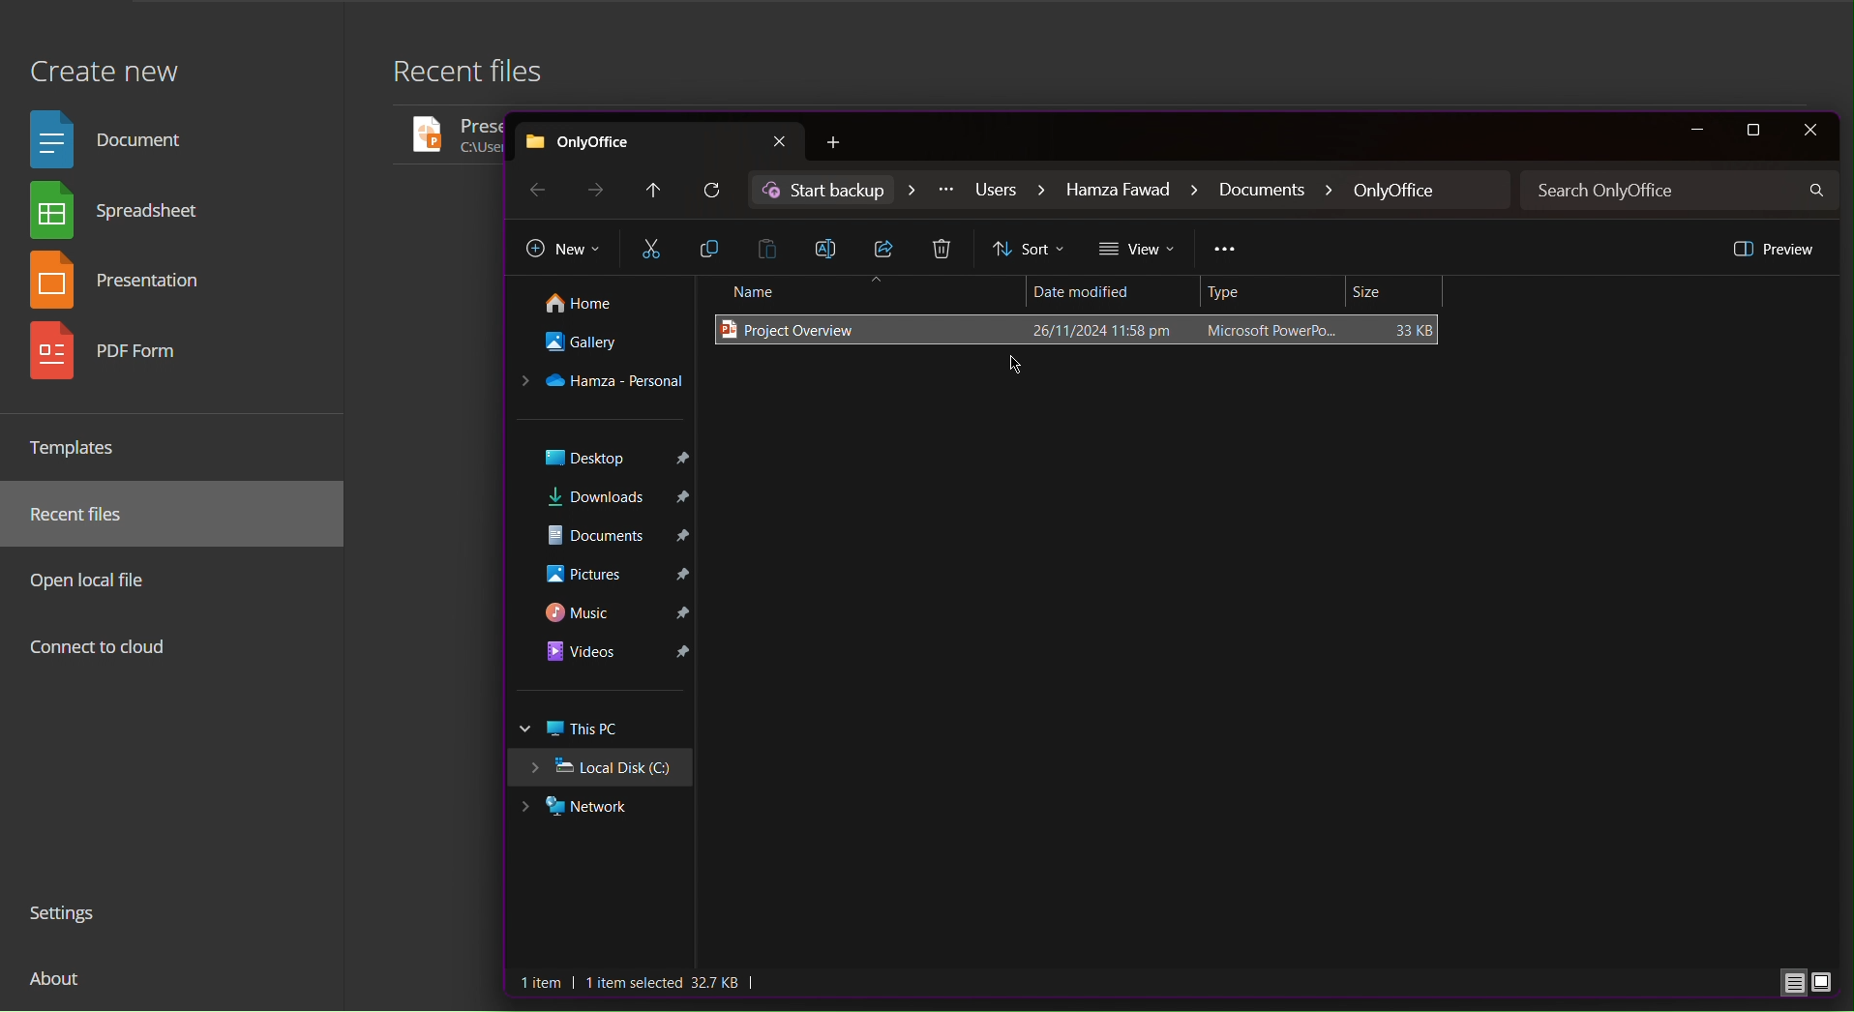  Describe the element at coordinates (104, 61) in the screenshot. I see `Create New` at that location.